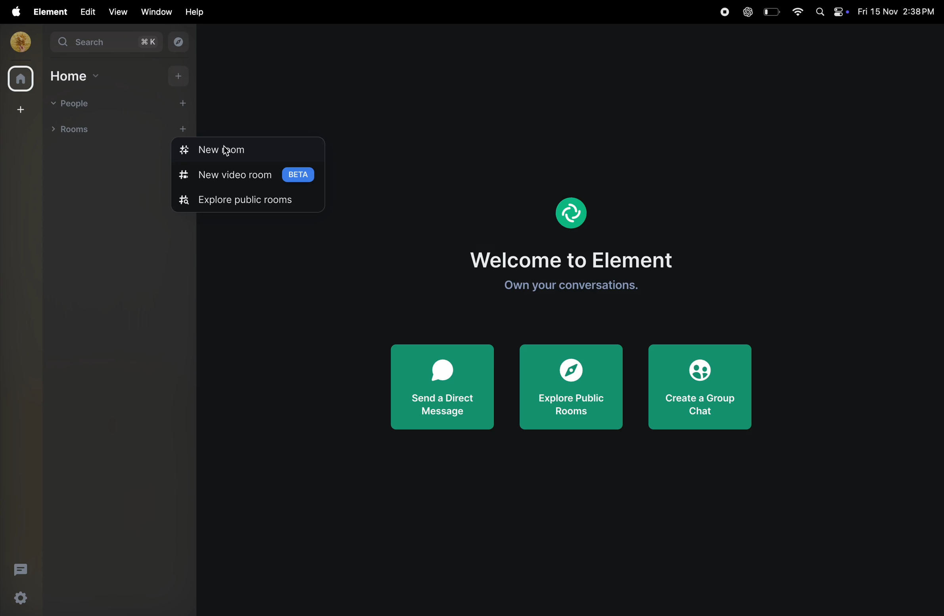  Describe the element at coordinates (74, 104) in the screenshot. I see `people` at that location.